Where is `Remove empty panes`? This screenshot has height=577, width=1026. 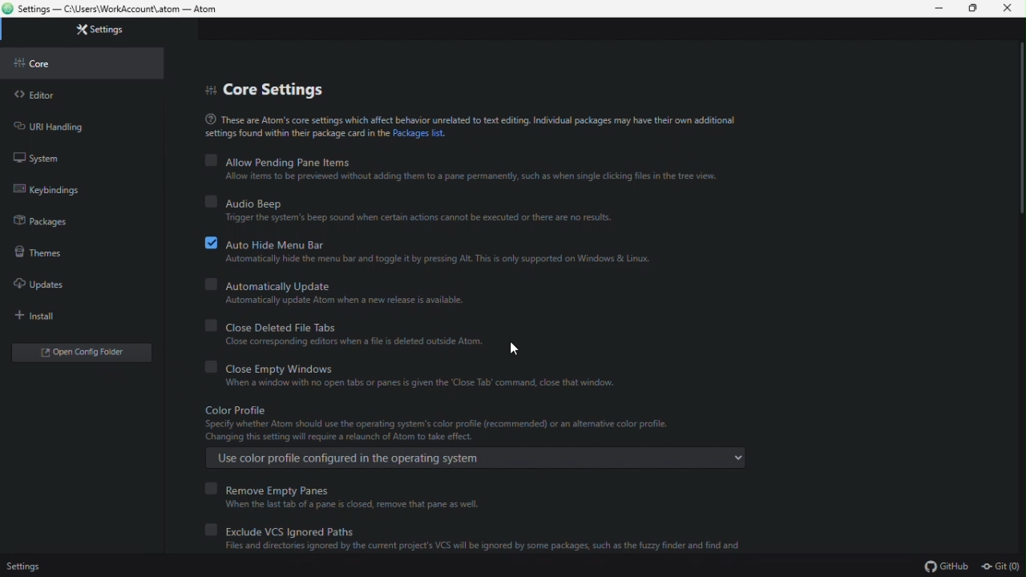 Remove empty panes is located at coordinates (344, 492).